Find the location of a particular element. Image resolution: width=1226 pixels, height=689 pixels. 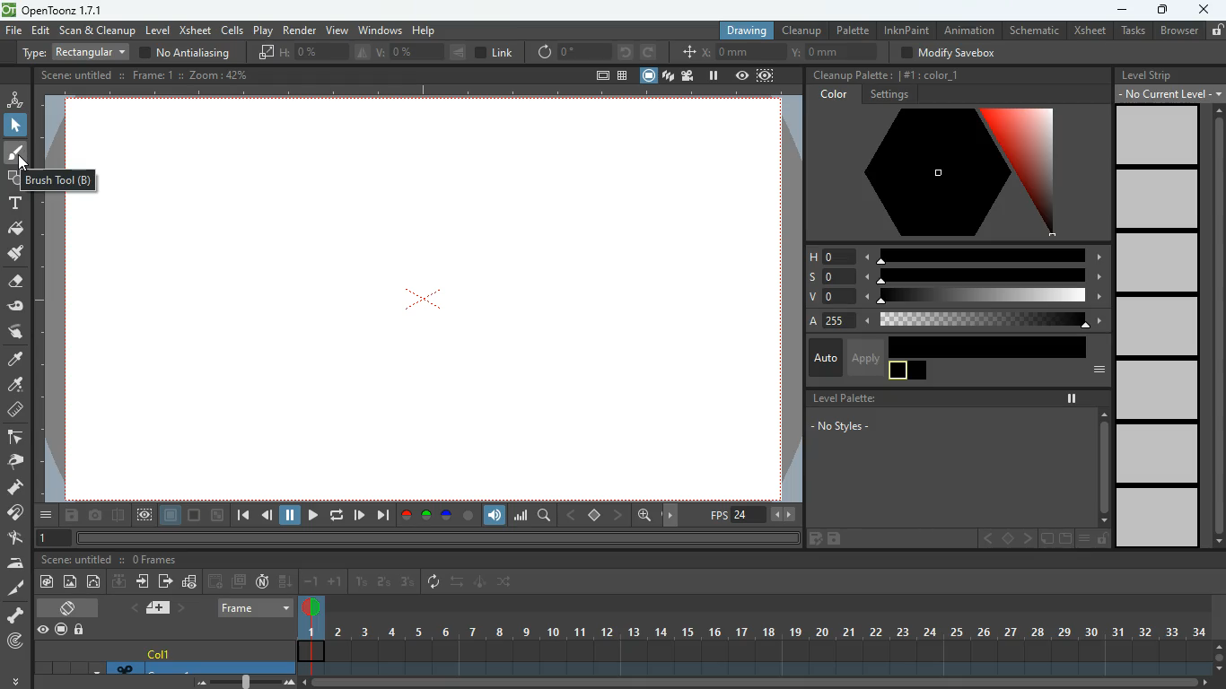

forward is located at coordinates (648, 52).